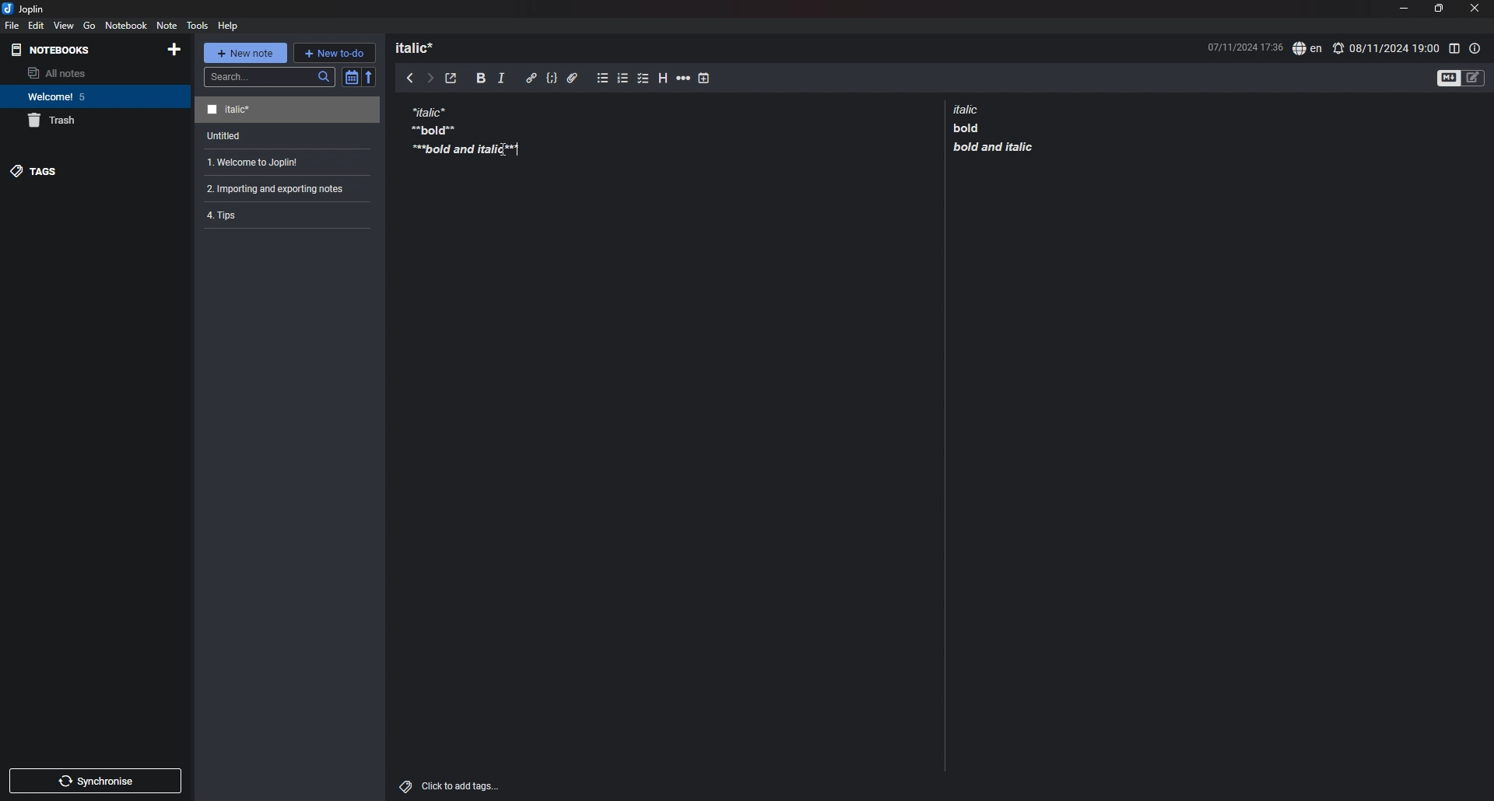  Describe the element at coordinates (91, 73) in the screenshot. I see `all notes` at that location.